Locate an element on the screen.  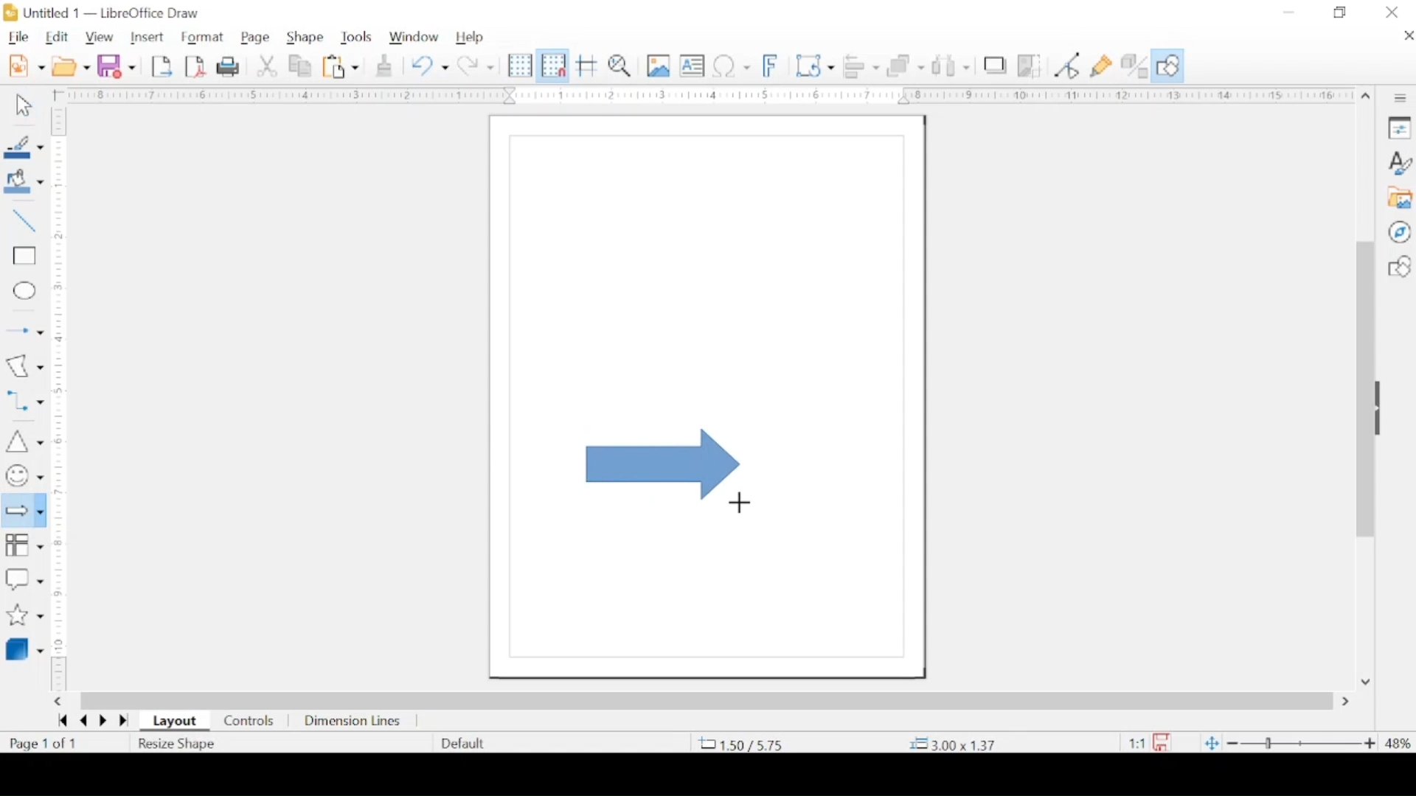
previous is located at coordinates (81, 721).